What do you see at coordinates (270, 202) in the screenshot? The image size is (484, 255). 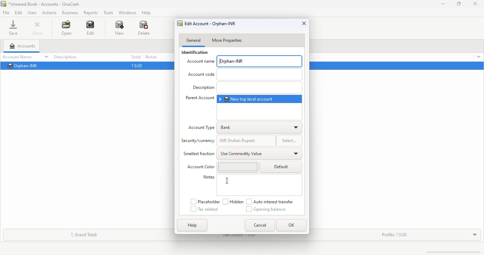 I see `auto interest transfer` at bounding box center [270, 202].